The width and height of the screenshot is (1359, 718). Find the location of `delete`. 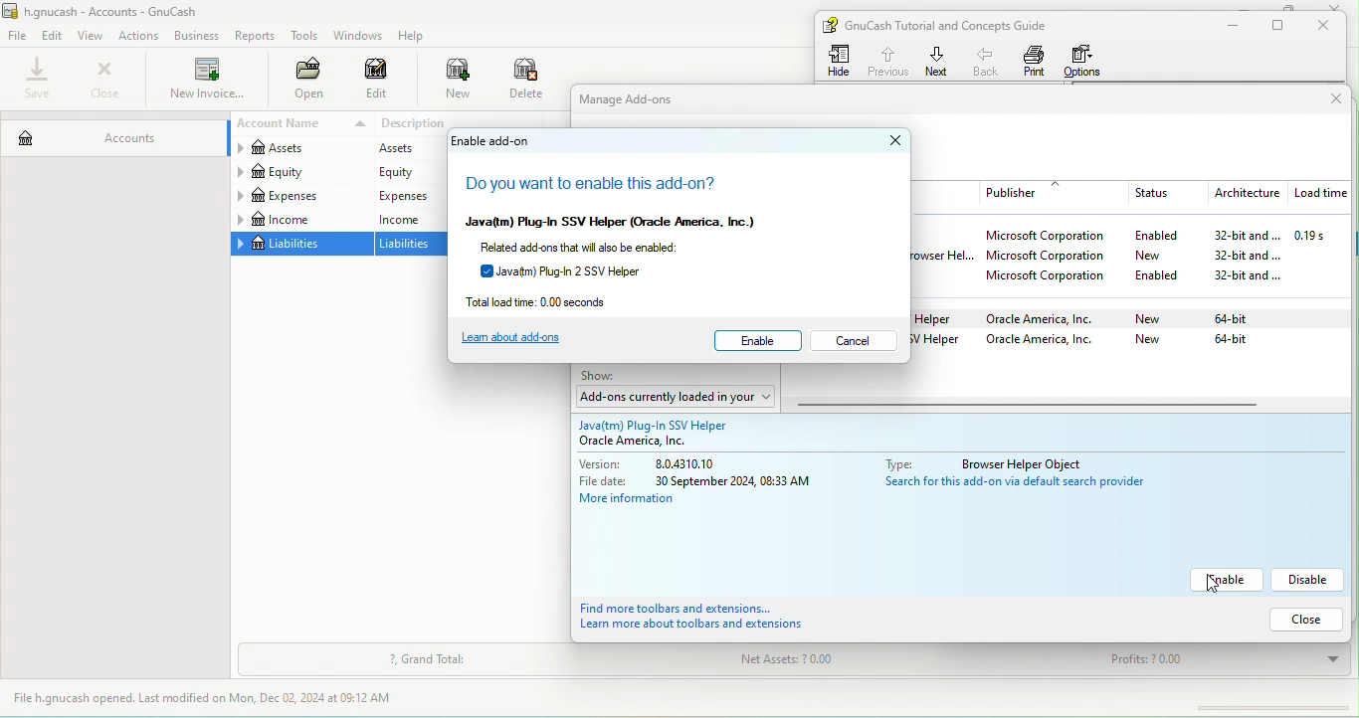

delete is located at coordinates (528, 81).